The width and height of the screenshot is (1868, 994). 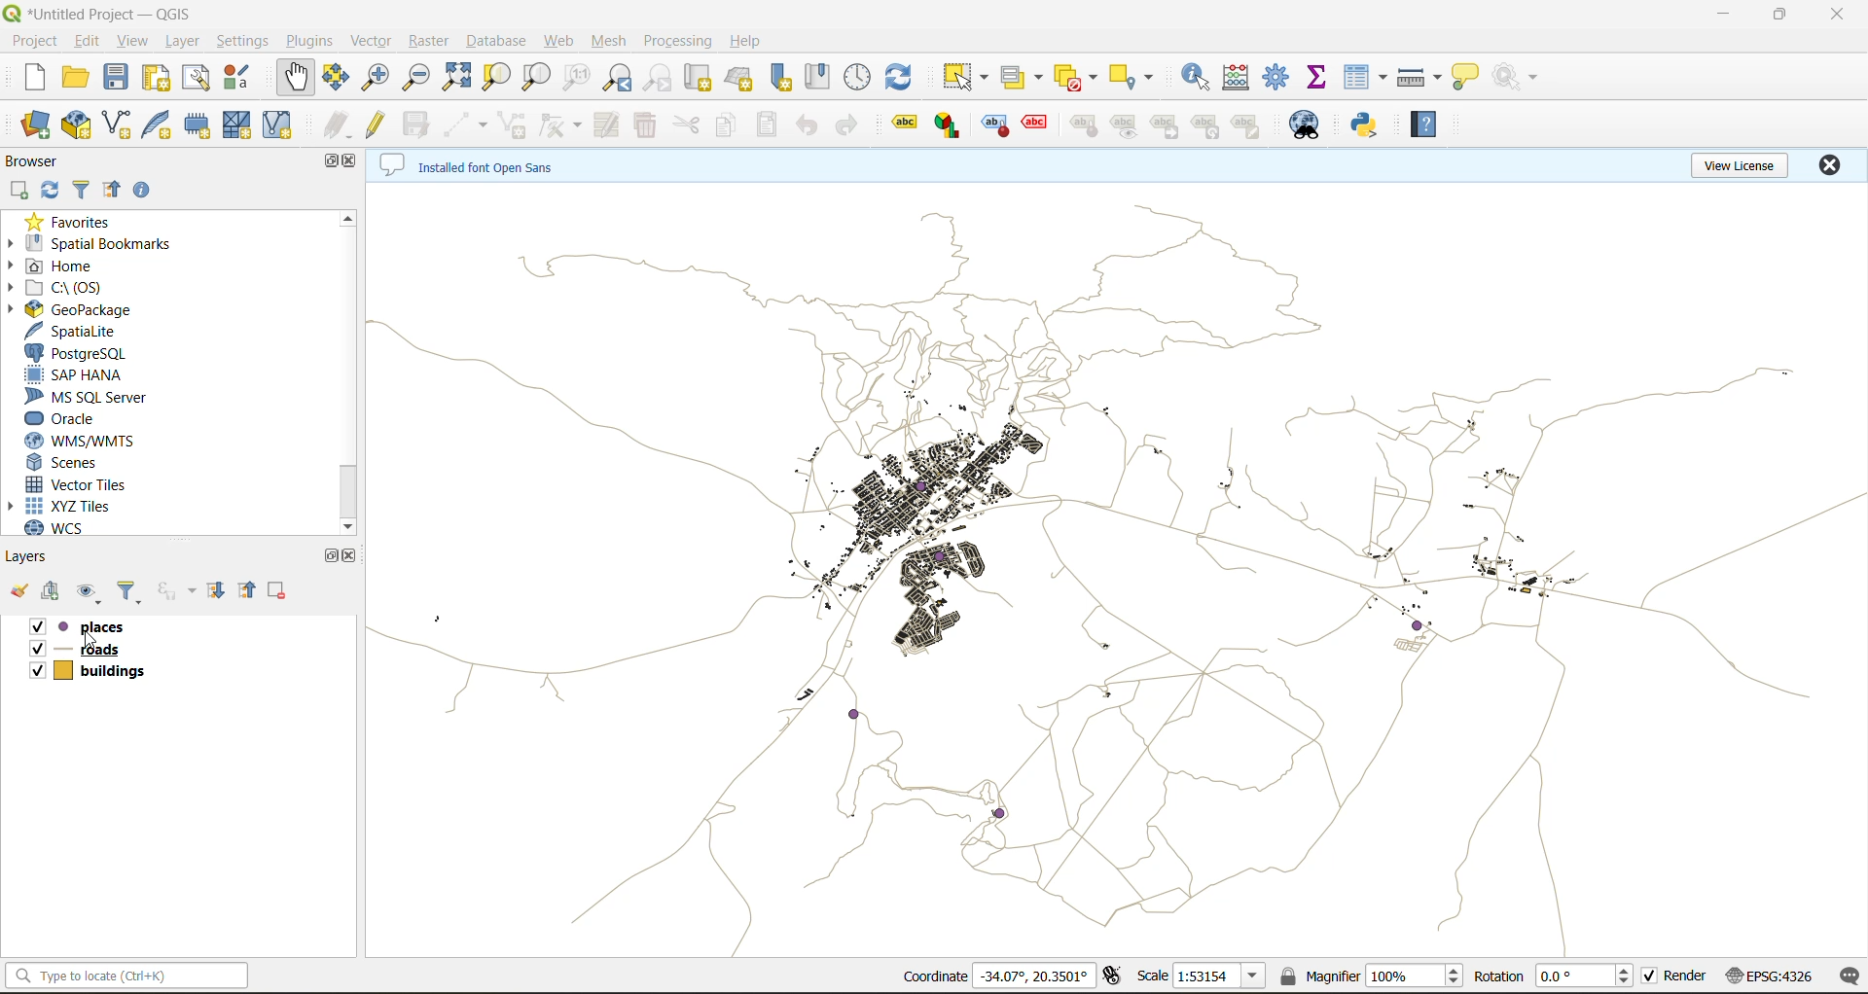 What do you see at coordinates (109, 12) in the screenshot?
I see `file name and app name` at bounding box center [109, 12].